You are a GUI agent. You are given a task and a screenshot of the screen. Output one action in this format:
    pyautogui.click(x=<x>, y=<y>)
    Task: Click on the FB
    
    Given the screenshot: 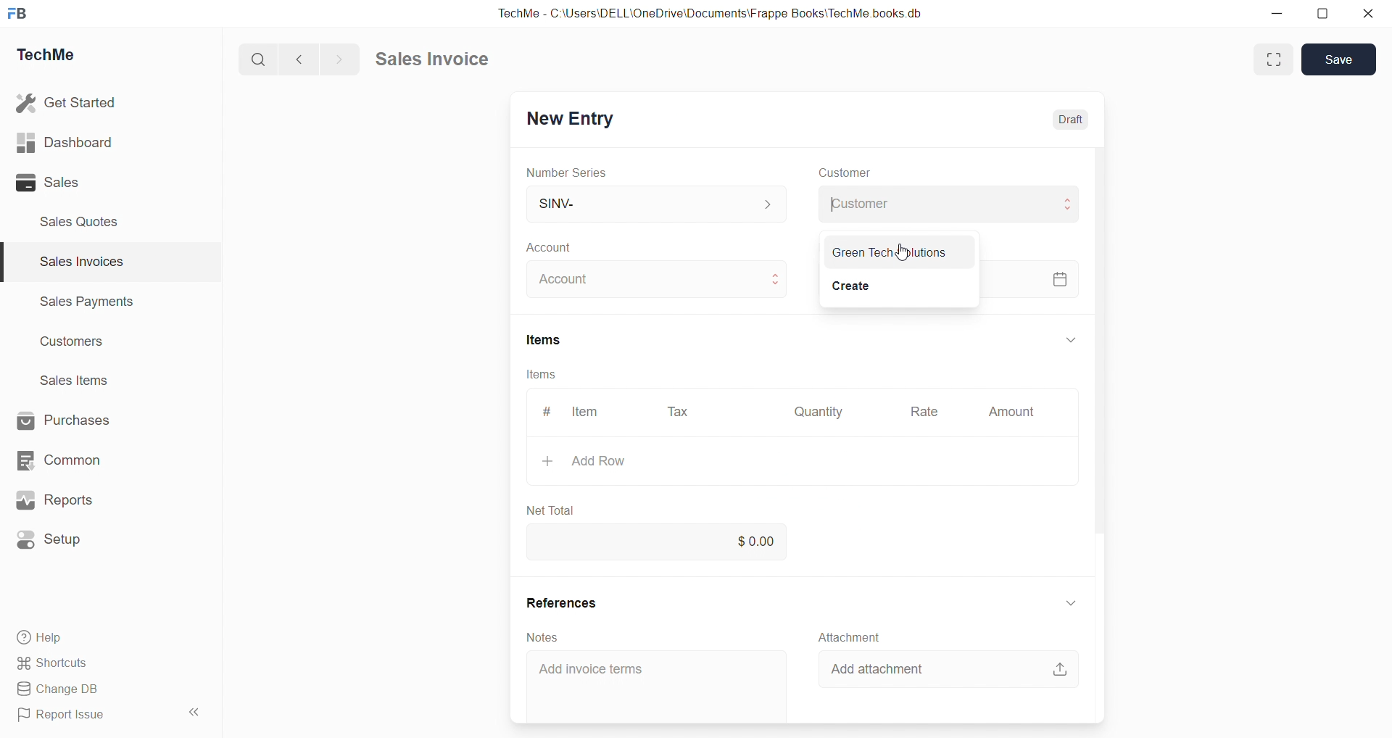 What is the action you would take?
    pyautogui.click(x=17, y=14)
    